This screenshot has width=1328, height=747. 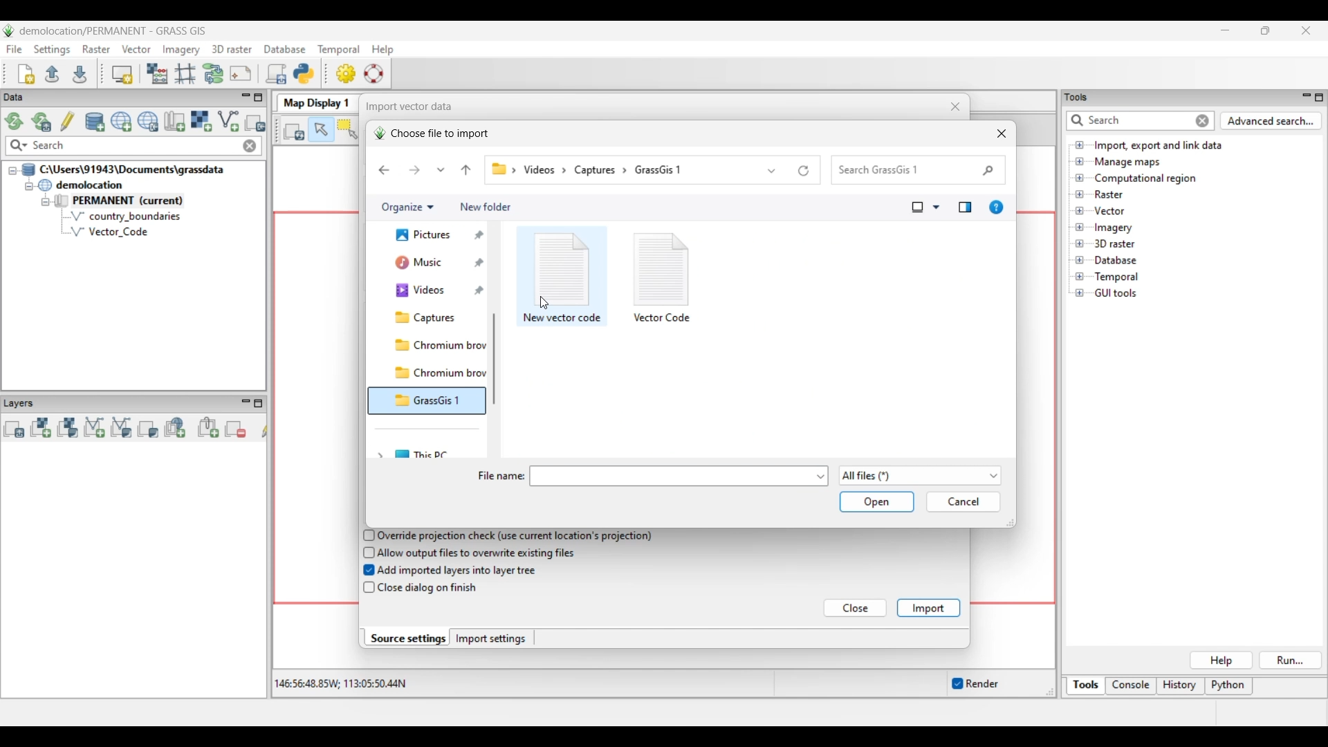 I want to click on Add vector map layer, so click(x=95, y=428).